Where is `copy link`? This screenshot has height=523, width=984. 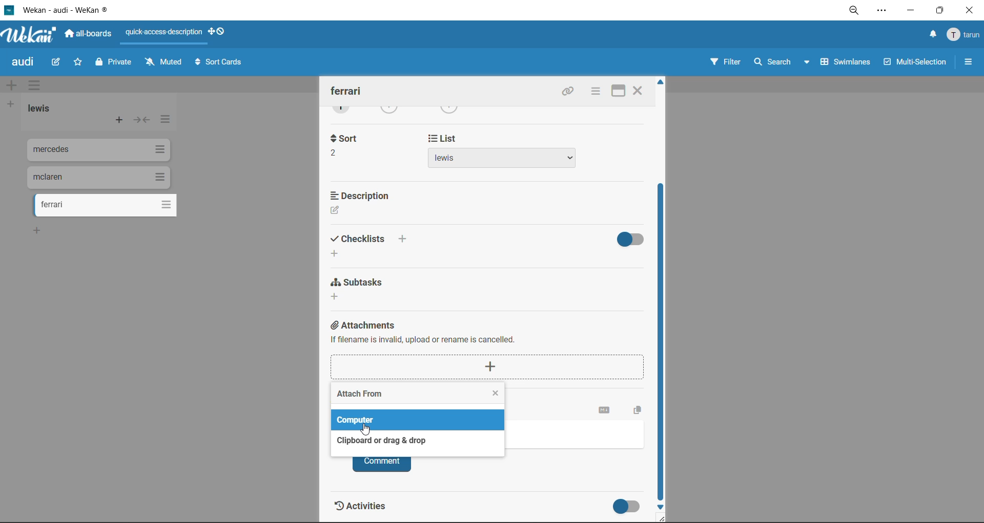 copy link is located at coordinates (567, 93).